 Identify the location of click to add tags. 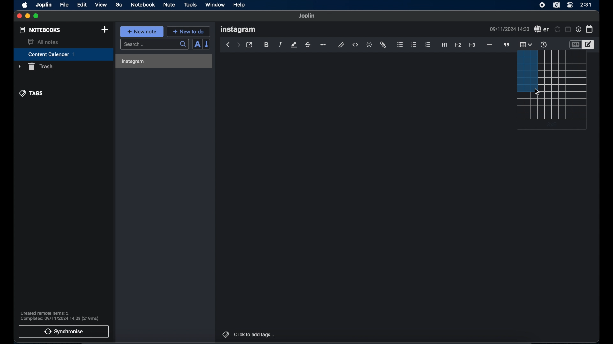
(249, 334).